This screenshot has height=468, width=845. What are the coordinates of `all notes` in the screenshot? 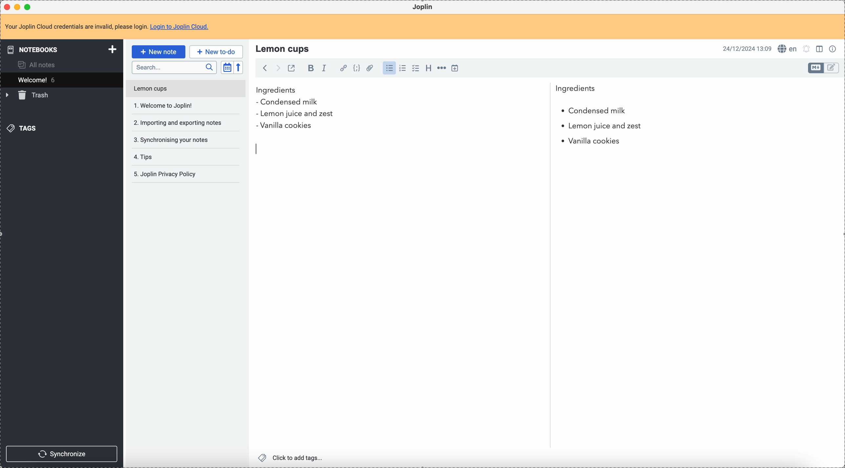 It's located at (39, 64).